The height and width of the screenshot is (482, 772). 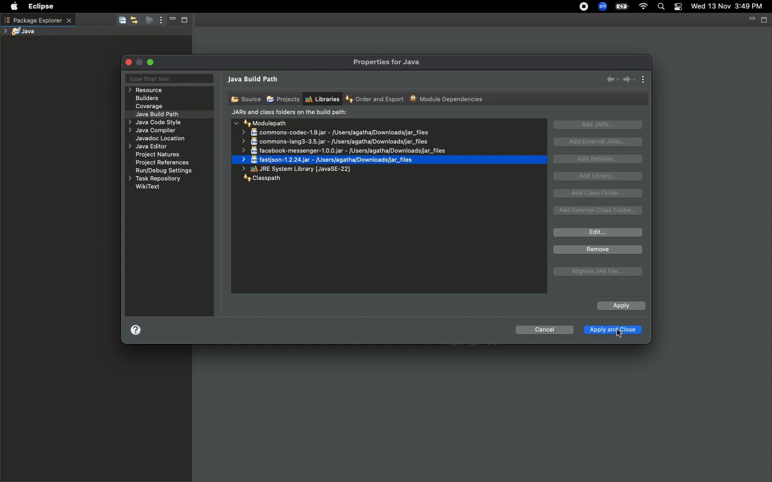 I want to click on Remove, so click(x=598, y=250).